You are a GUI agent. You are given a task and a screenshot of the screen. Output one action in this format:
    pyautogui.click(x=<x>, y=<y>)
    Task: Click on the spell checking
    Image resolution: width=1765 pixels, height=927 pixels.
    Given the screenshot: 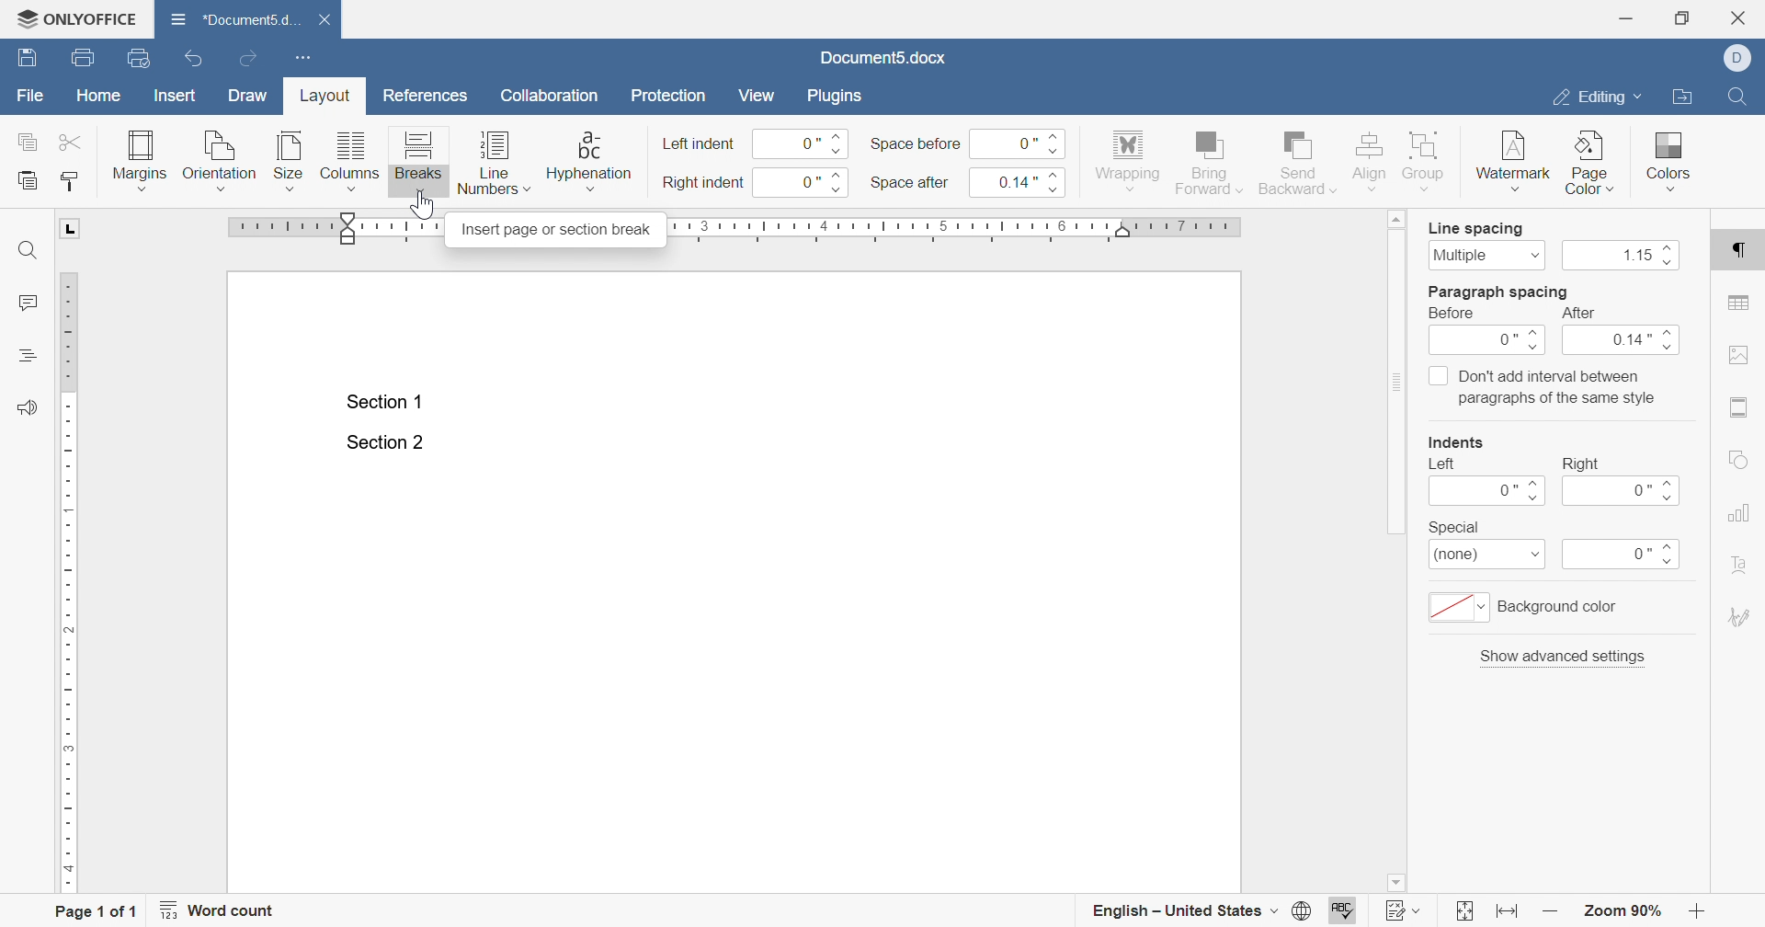 What is the action you would take?
    pyautogui.click(x=1346, y=910)
    